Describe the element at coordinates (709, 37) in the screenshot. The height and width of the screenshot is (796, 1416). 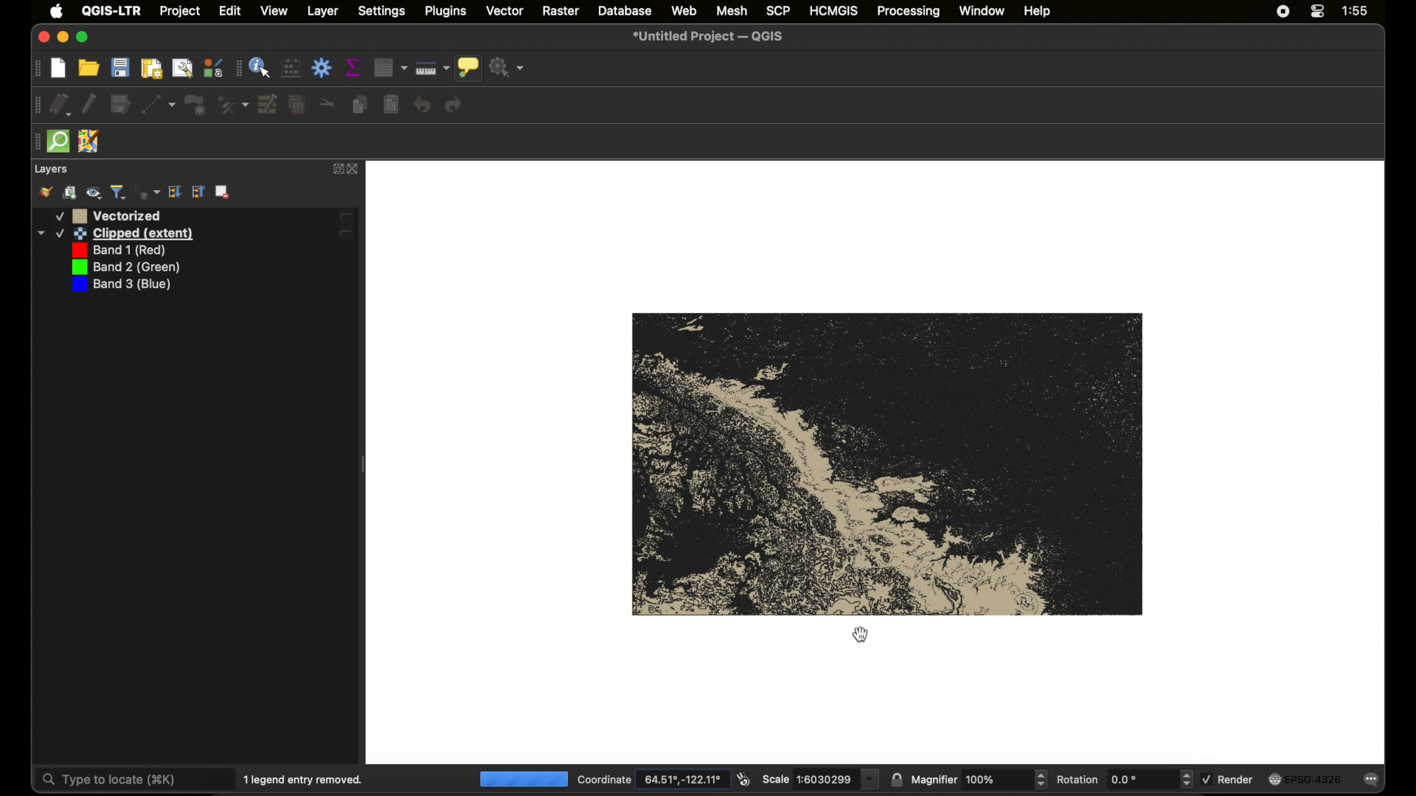
I see `untitled project  - QGIS` at that location.